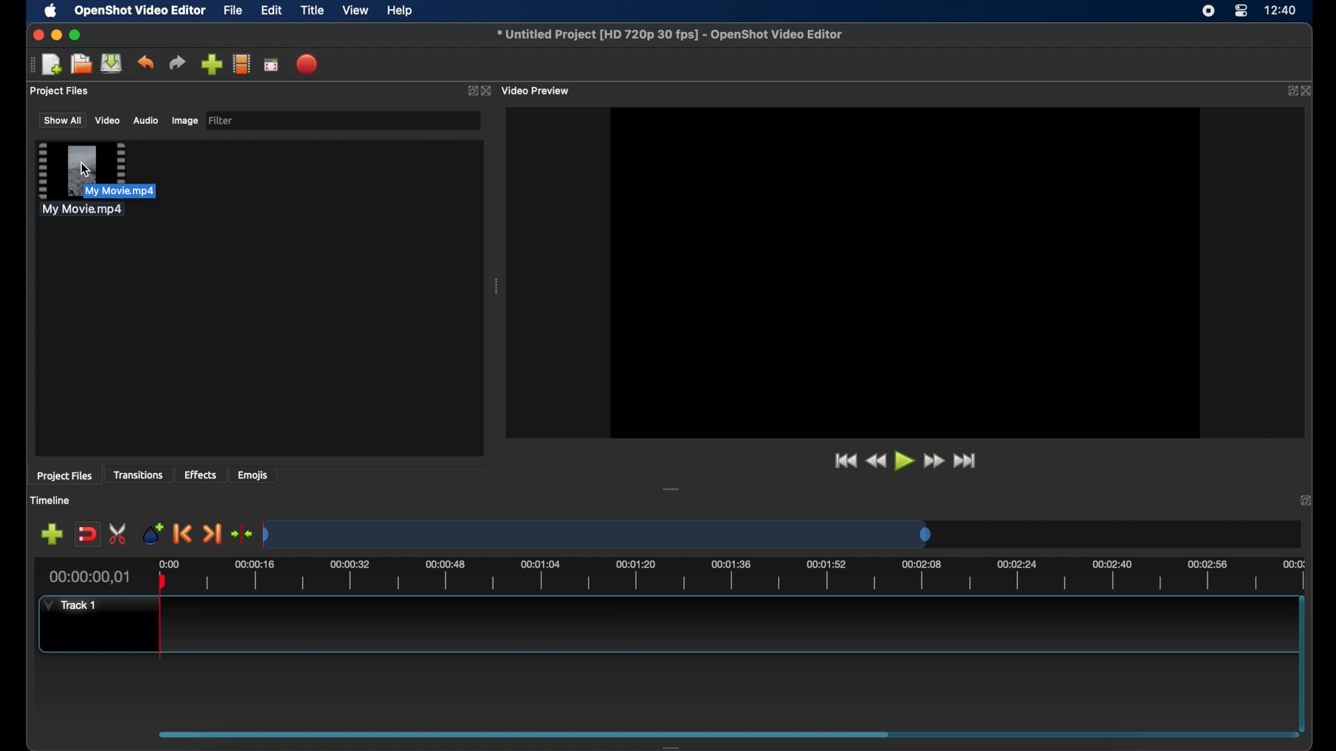  Describe the element at coordinates (308, 64) in the screenshot. I see `export video` at that location.